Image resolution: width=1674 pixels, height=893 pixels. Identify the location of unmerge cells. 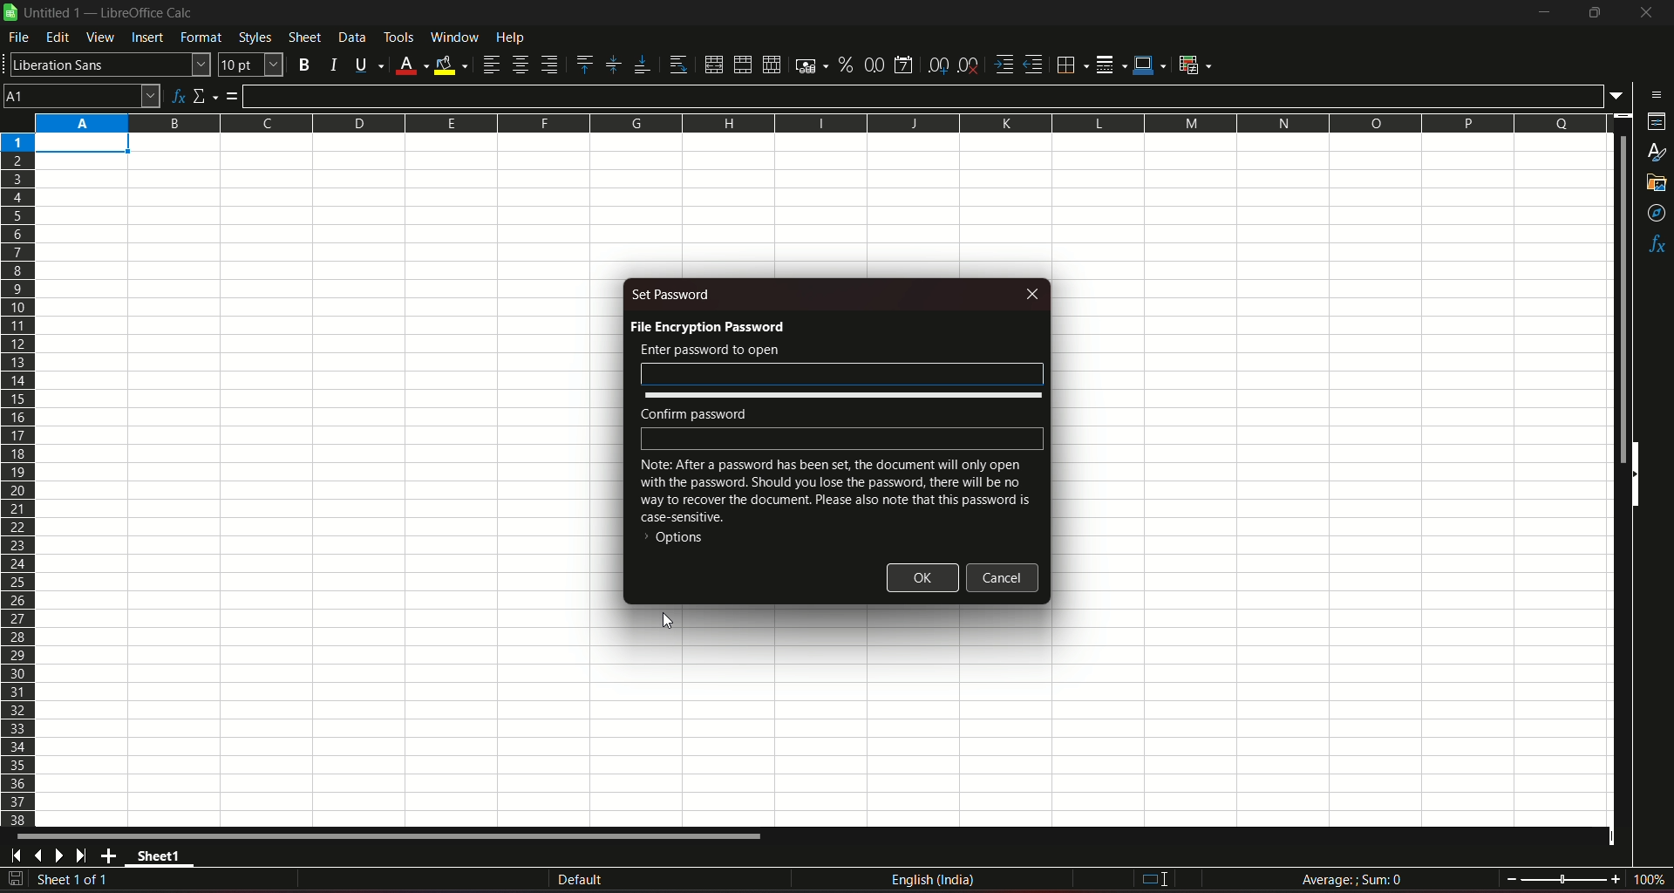
(771, 64).